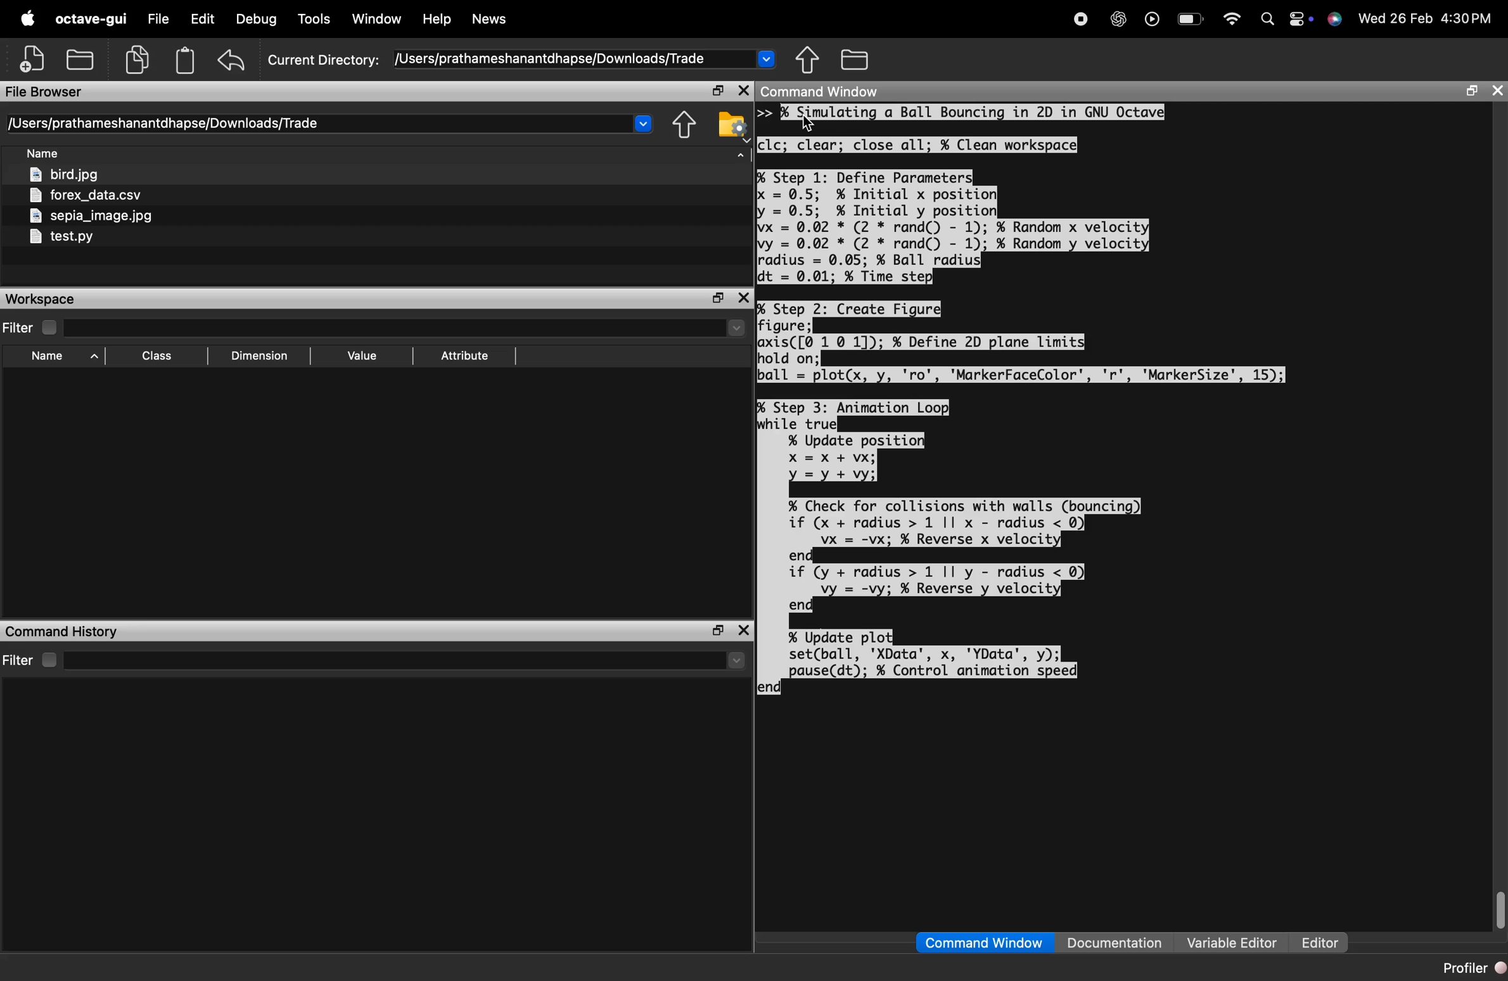 The height and width of the screenshot is (981, 1508). I want to click on close, so click(744, 90).